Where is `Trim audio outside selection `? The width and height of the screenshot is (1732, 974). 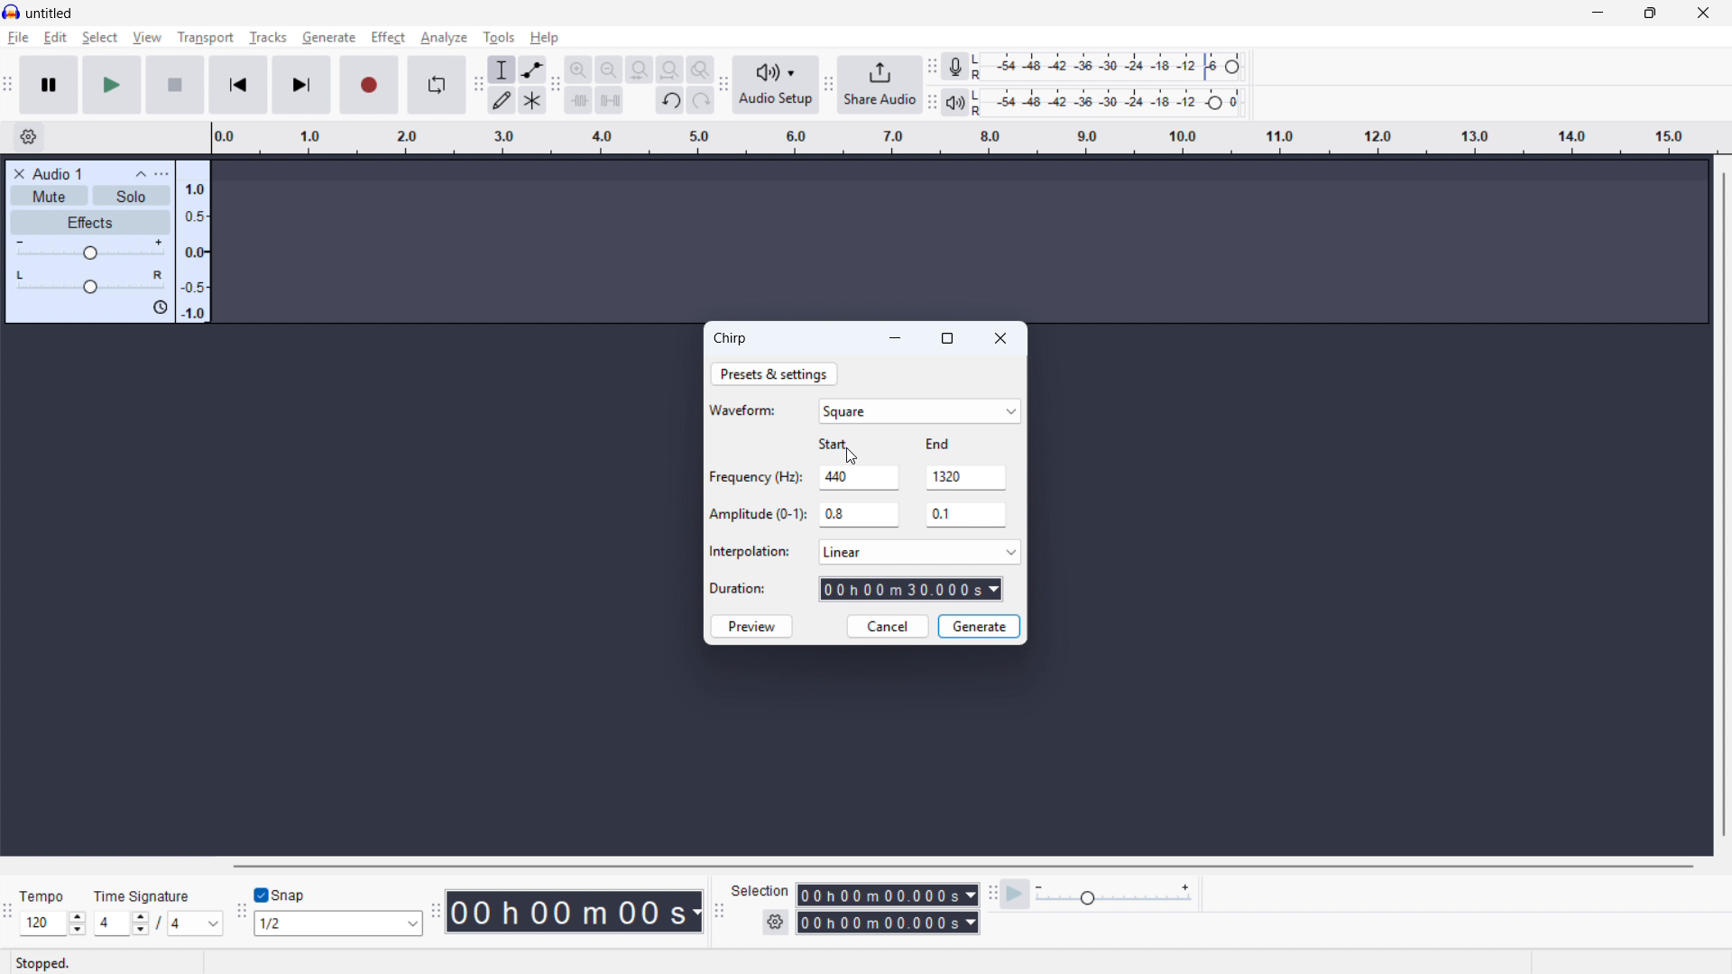 Trim audio outside selection  is located at coordinates (579, 99).